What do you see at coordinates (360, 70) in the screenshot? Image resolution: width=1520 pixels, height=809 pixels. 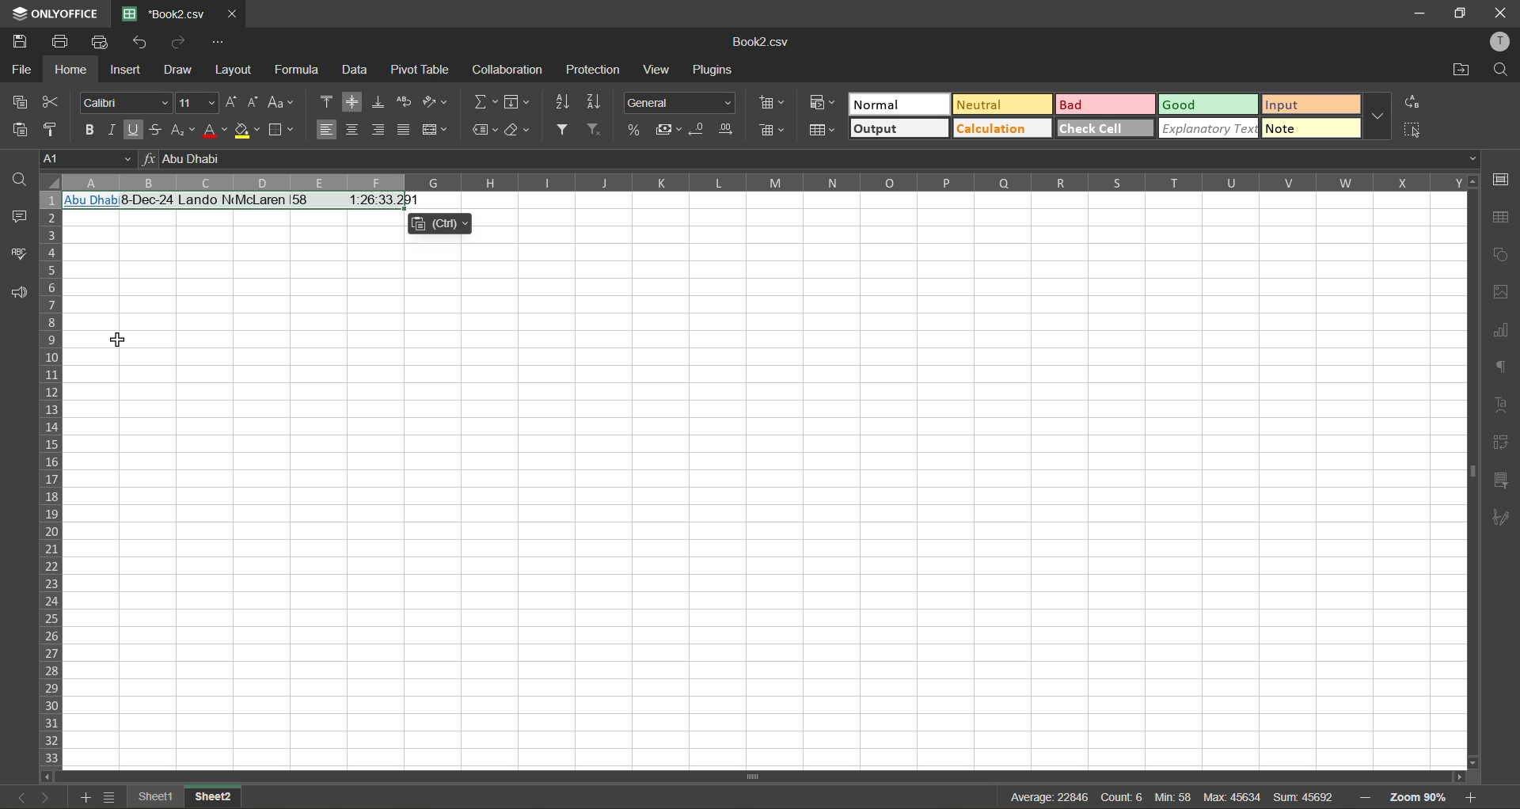 I see `data` at bounding box center [360, 70].